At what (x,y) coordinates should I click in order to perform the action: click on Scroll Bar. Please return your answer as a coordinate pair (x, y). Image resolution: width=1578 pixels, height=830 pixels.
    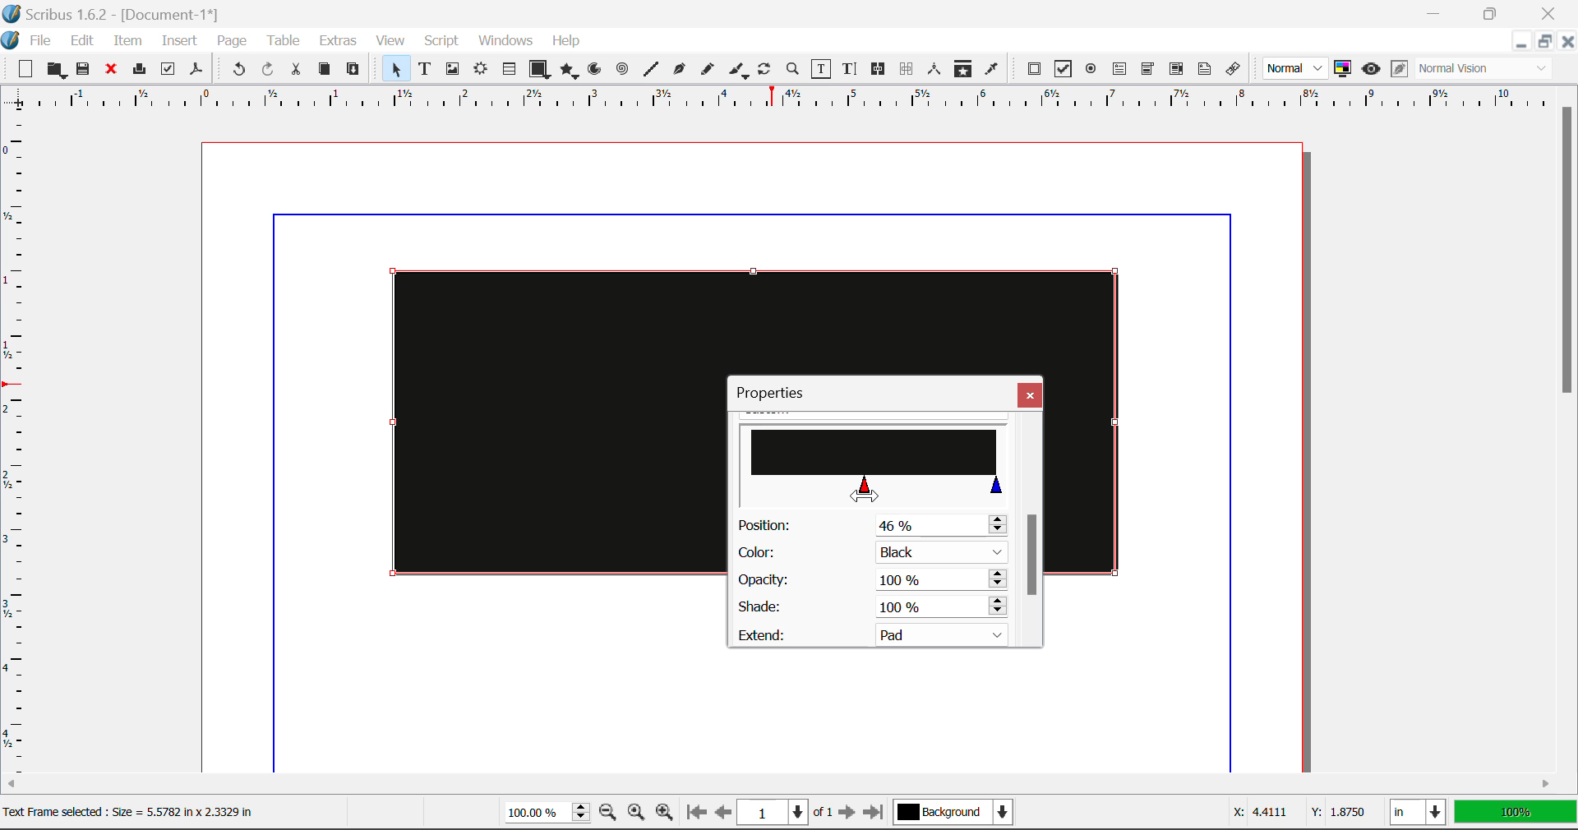
    Looking at the image, I should click on (1568, 429).